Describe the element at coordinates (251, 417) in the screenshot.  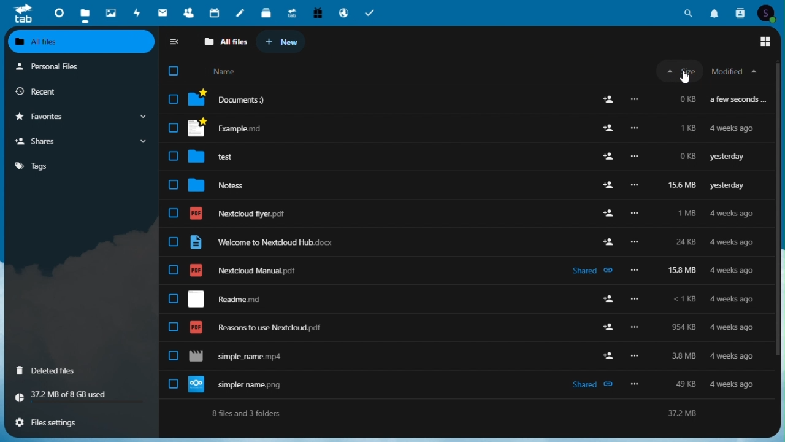
I see `8 files and 3 folders.` at that location.